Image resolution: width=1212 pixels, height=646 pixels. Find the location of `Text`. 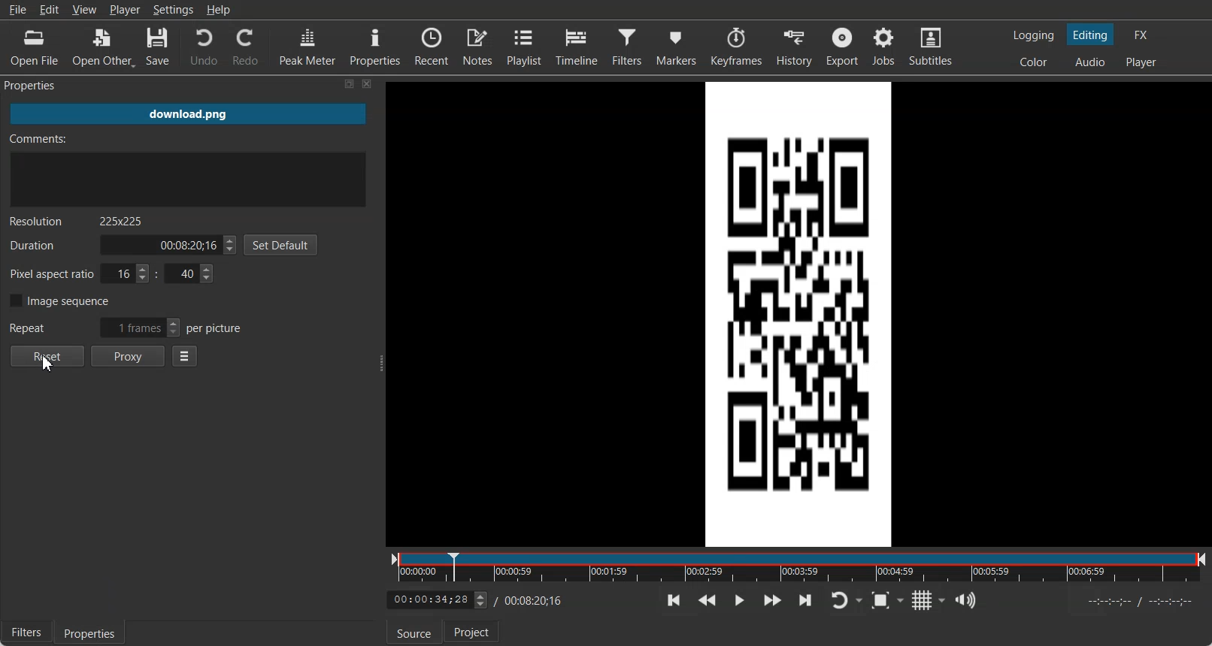

Text is located at coordinates (77, 221).